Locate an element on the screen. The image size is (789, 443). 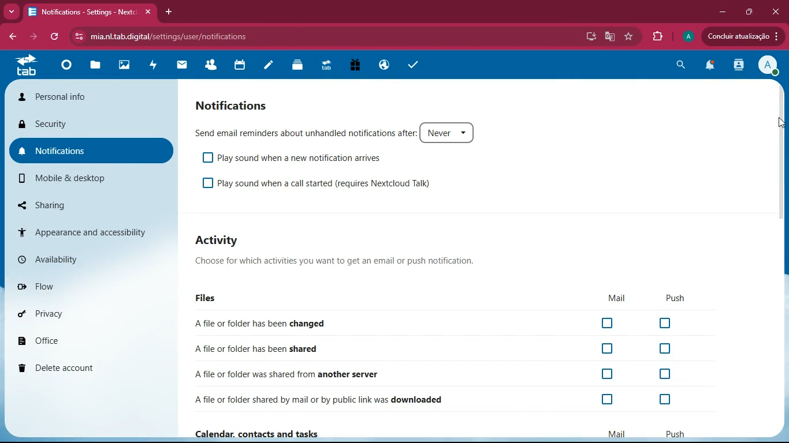
play sound when a new notification arrives is located at coordinates (296, 157).